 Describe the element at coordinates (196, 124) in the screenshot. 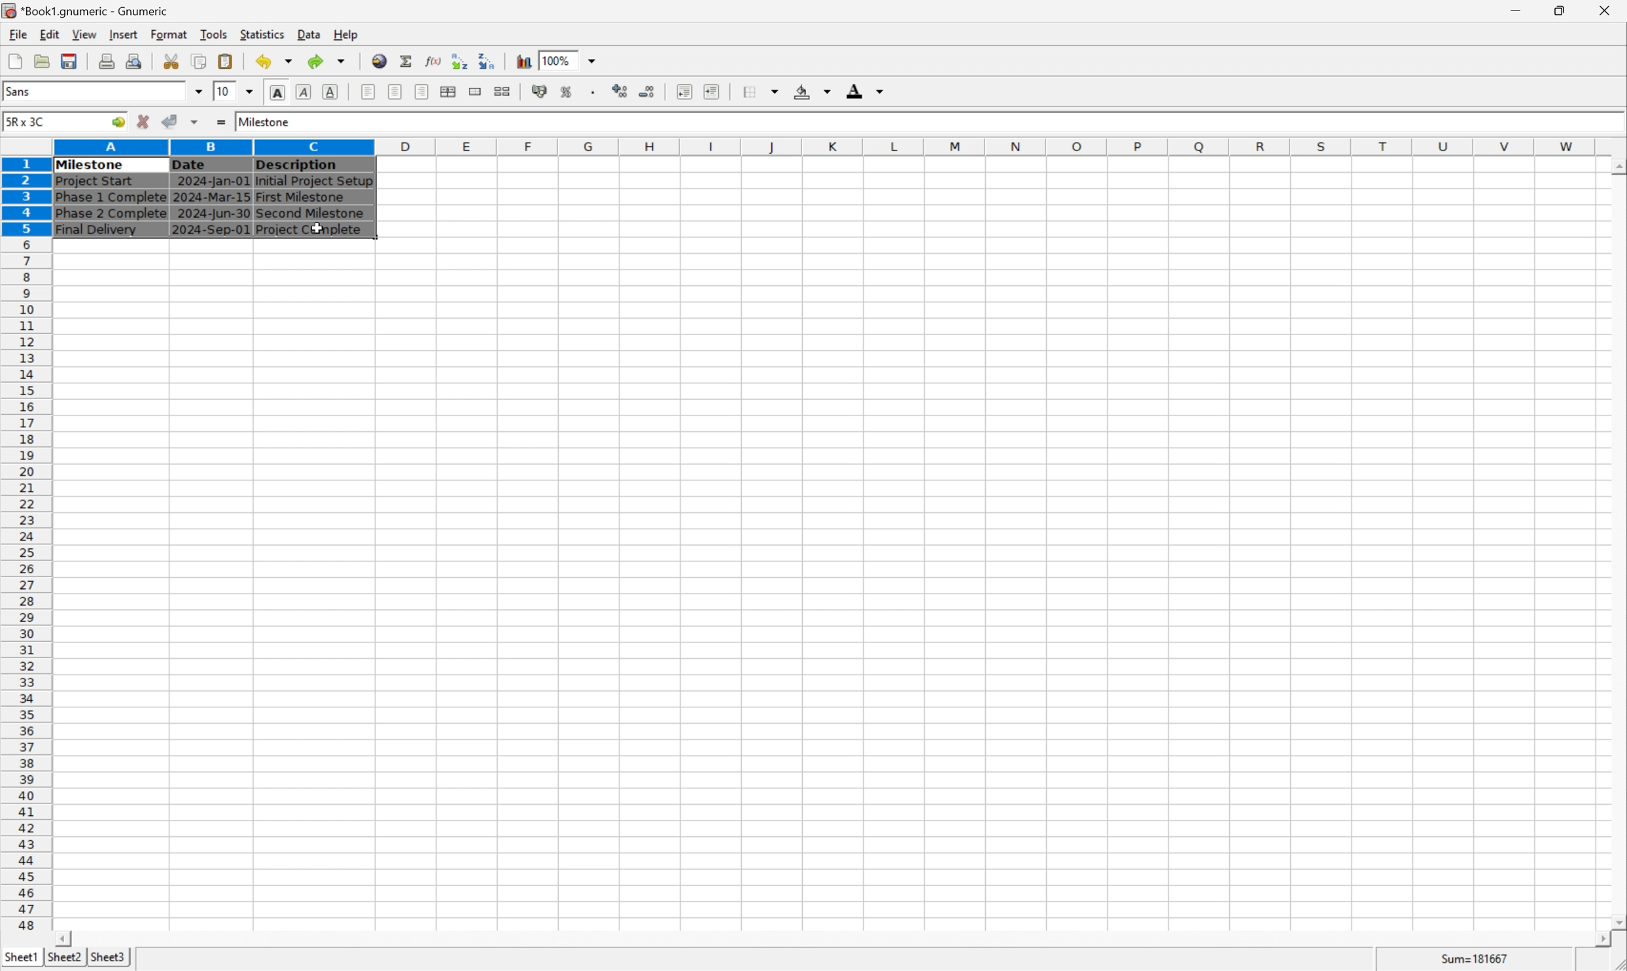

I see `accept changes in multiple cells` at that location.